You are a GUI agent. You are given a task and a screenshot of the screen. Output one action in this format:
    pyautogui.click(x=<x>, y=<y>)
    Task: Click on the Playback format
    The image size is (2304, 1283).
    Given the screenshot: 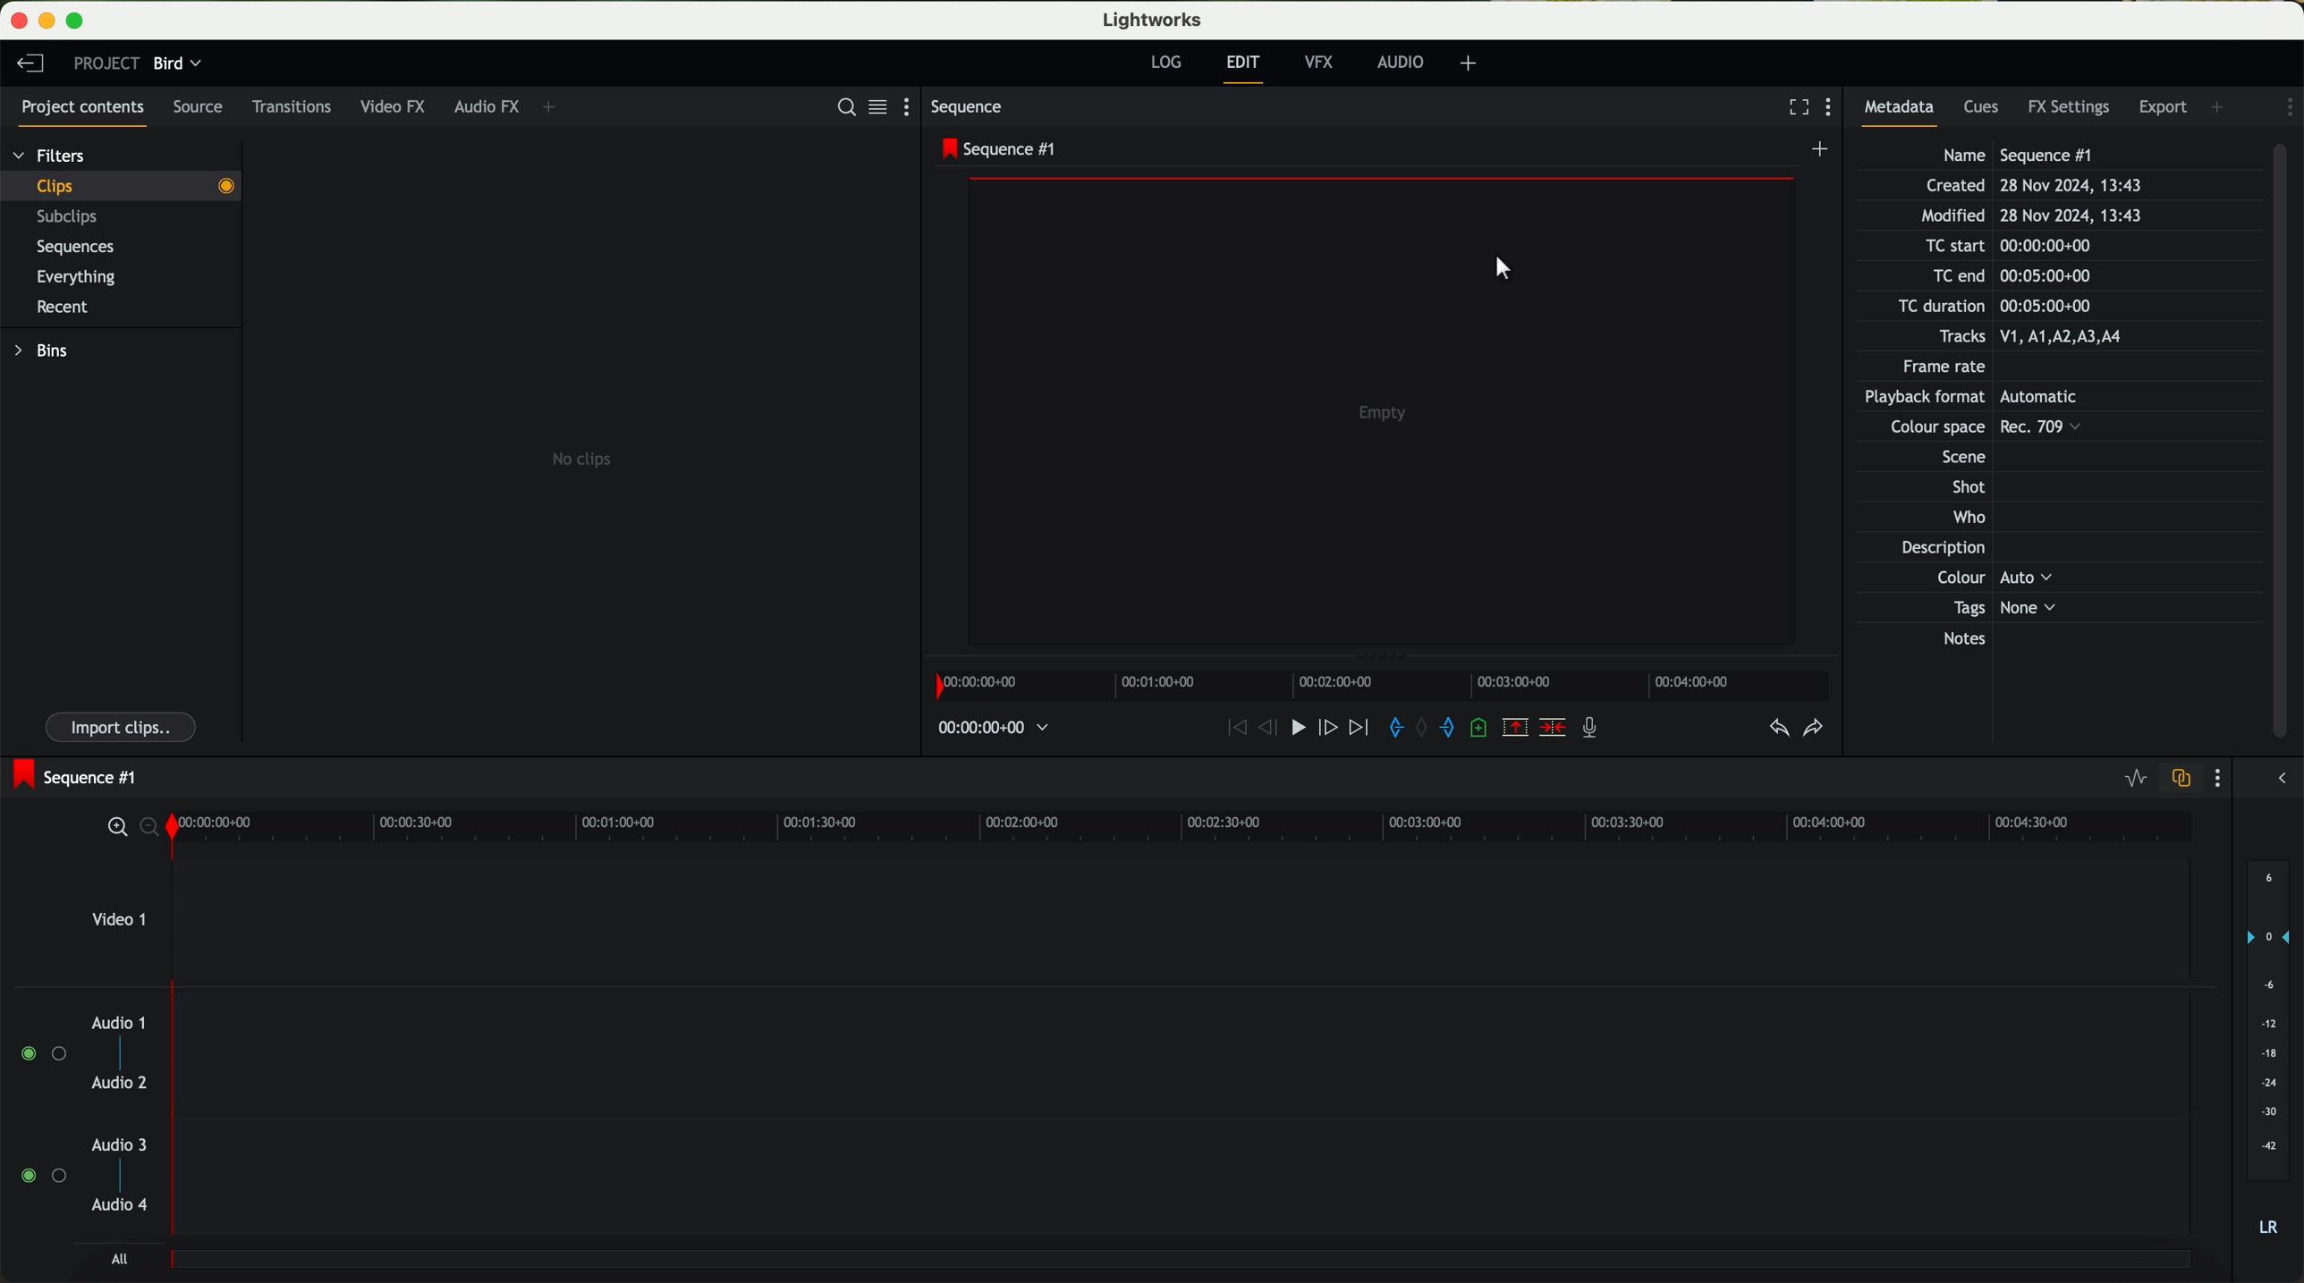 What is the action you would take?
    pyautogui.click(x=1995, y=394)
    